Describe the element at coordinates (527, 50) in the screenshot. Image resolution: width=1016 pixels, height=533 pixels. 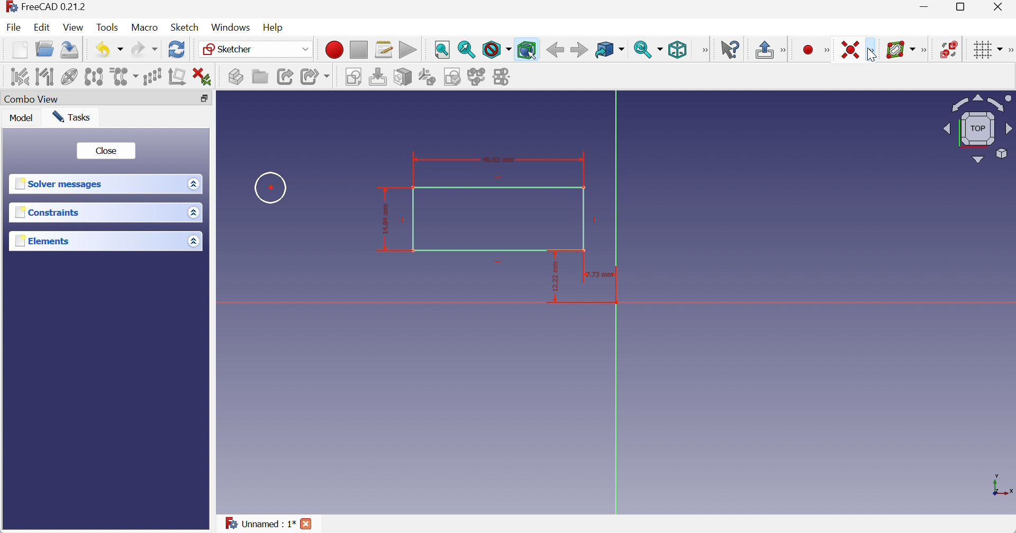
I see `Bounding box` at that location.